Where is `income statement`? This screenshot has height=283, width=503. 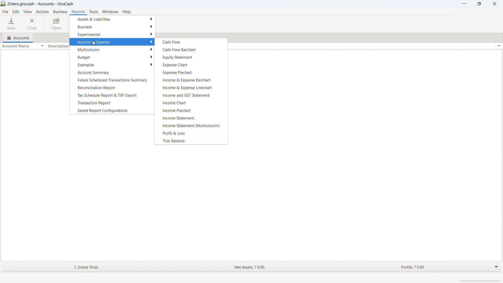 income statement is located at coordinates (191, 118).